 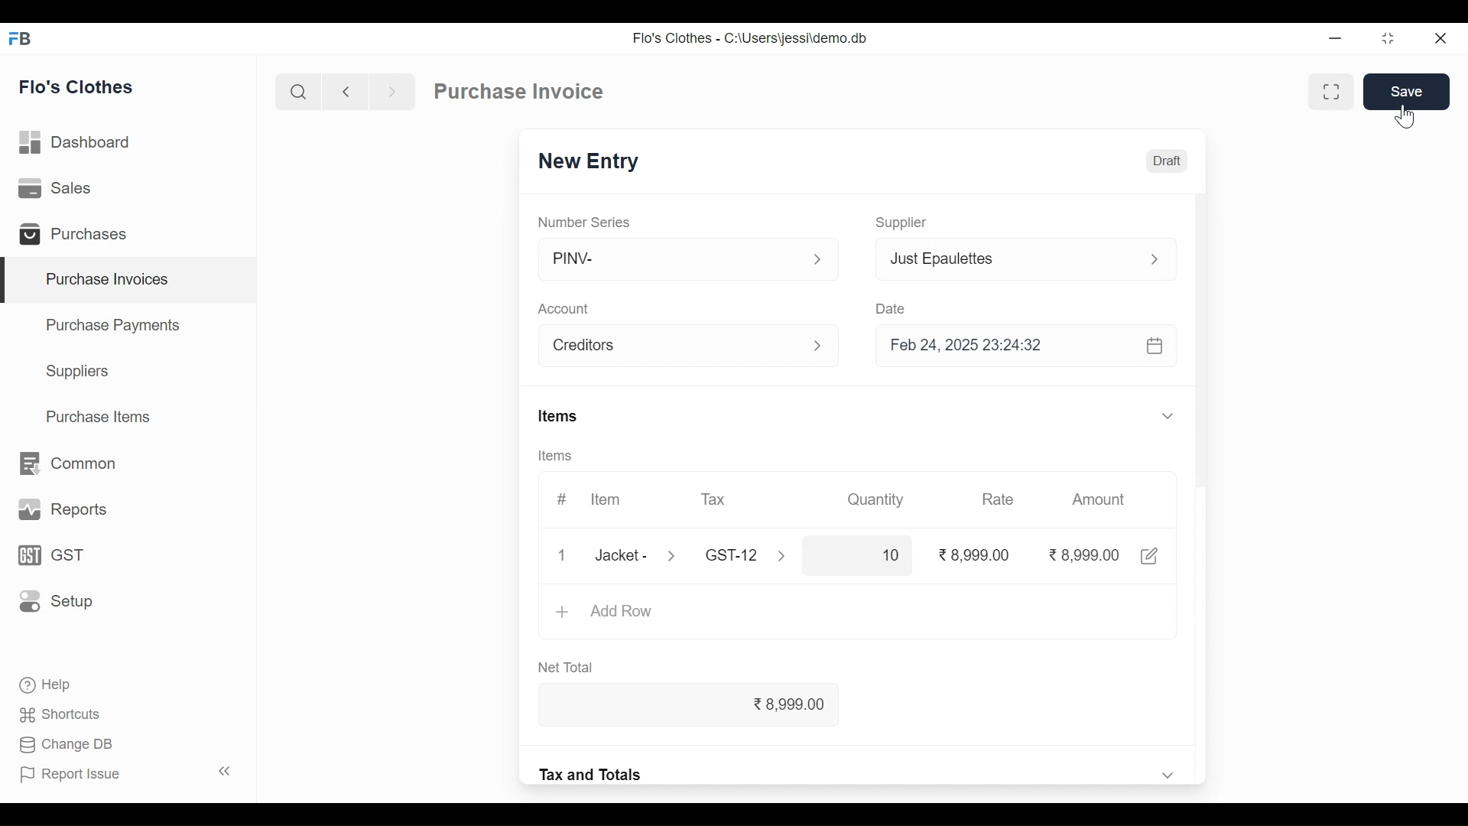 What do you see at coordinates (676, 556) in the screenshot?
I see `Expand` at bounding box center [676, 556].